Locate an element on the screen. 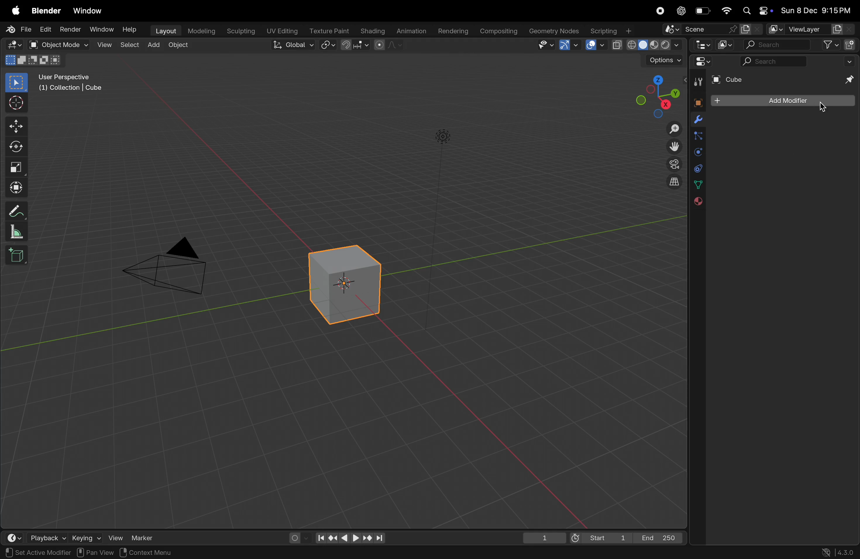  edit is located at coordinates (45, 30).